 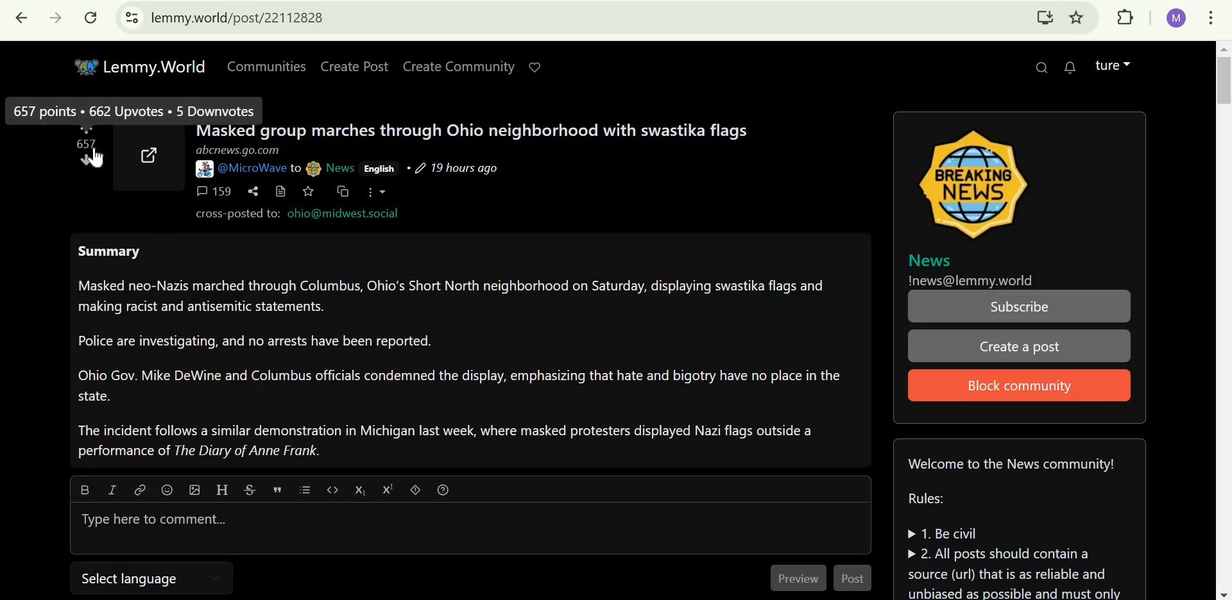 What do you see at coordinates (257, 19) in the screenshot?
I see `lemmy.world/post/22112828` at bounding box center [257, 19].